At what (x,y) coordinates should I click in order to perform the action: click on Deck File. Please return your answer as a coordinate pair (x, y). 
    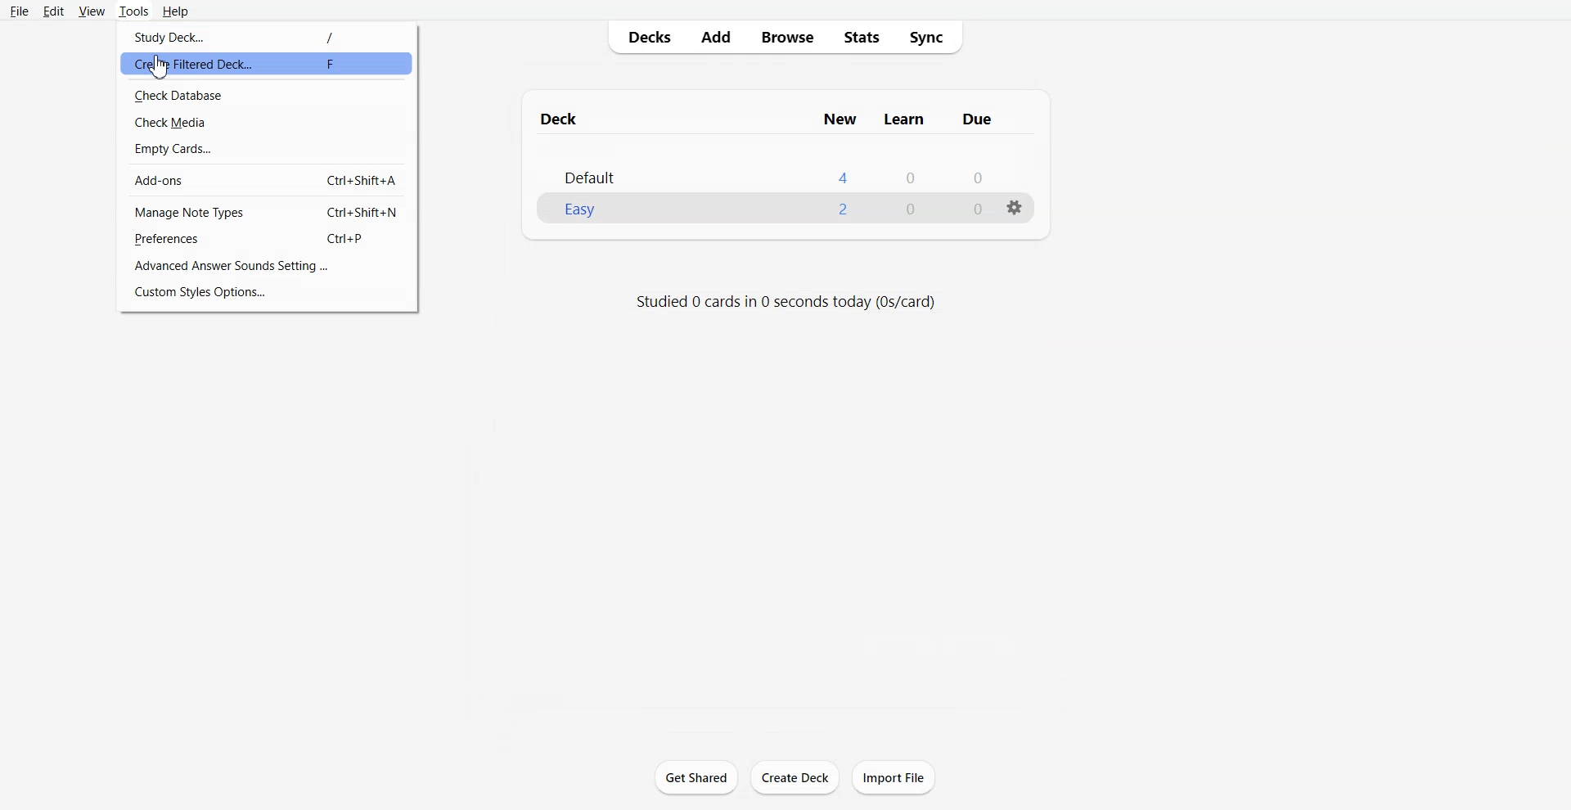
    Looking at the image, I should click on (780, 165).